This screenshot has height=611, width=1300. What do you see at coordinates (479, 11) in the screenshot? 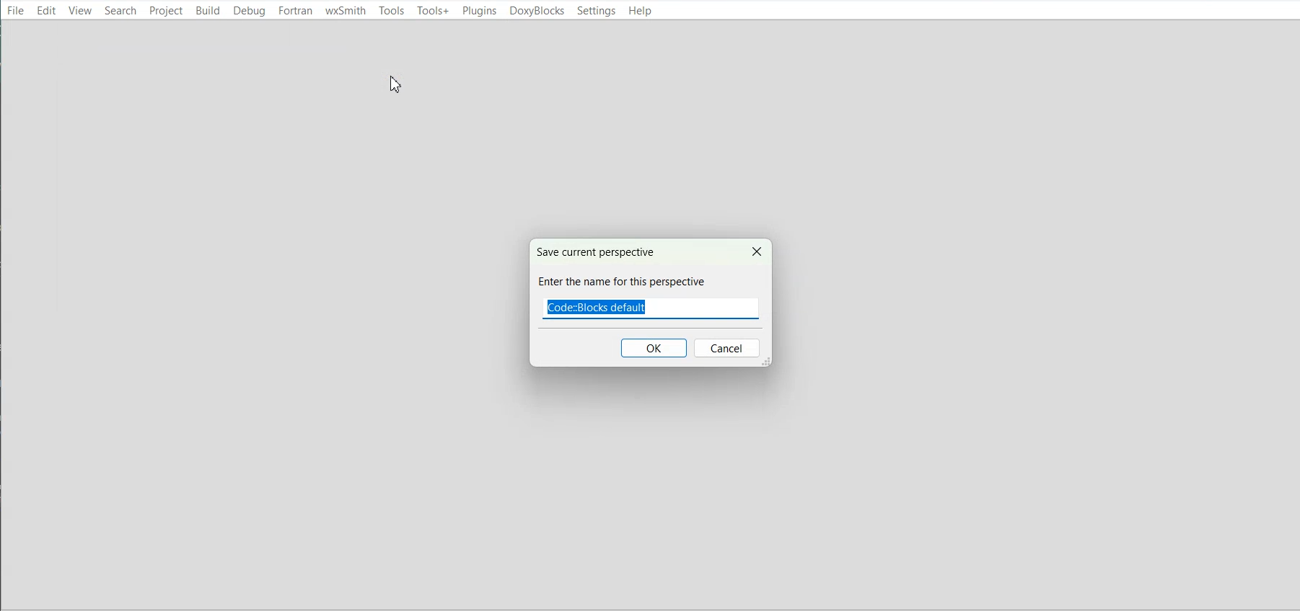
I see `Plugins` at bounding box center [479, 11].